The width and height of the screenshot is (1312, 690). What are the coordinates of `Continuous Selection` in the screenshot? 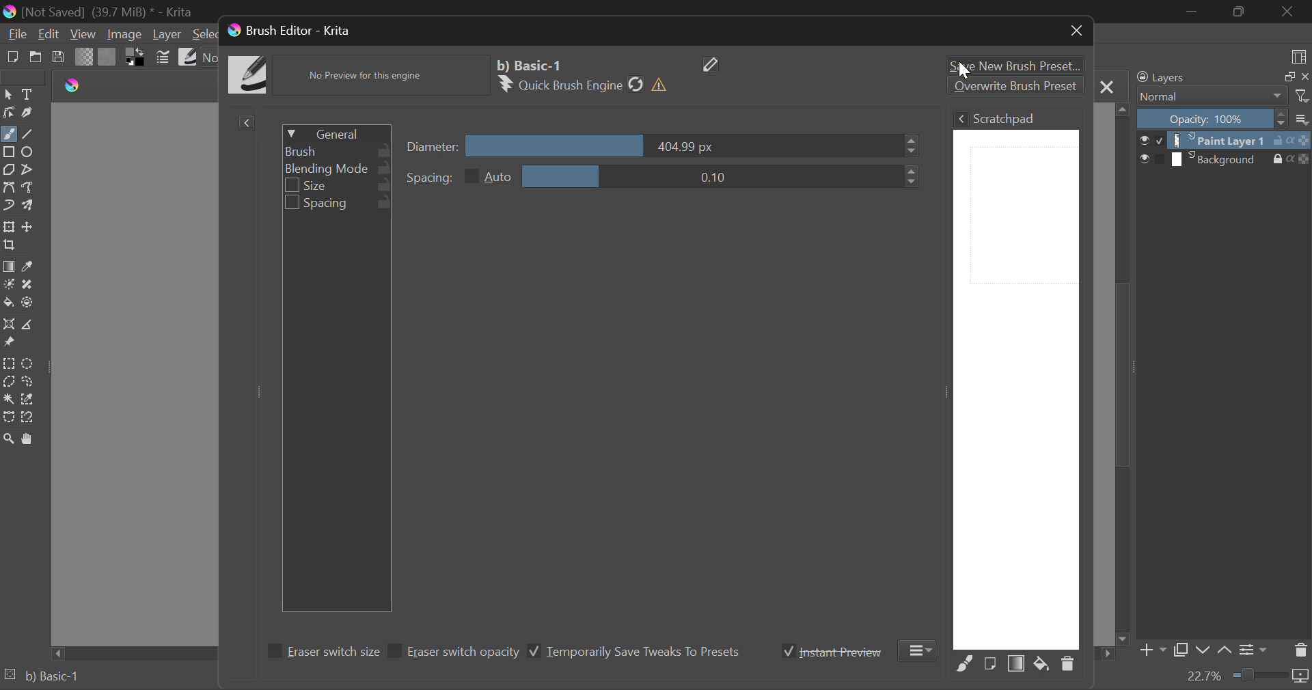 It's located at (8, 400).